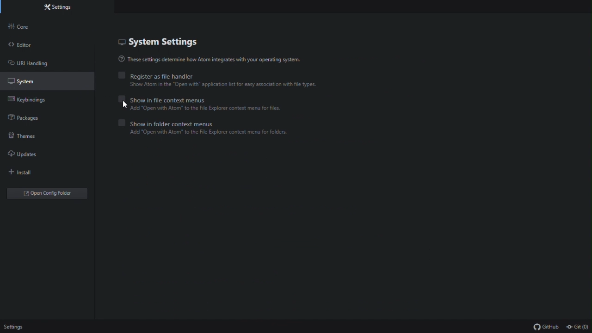  I want to click on Core, so click(29, 27).